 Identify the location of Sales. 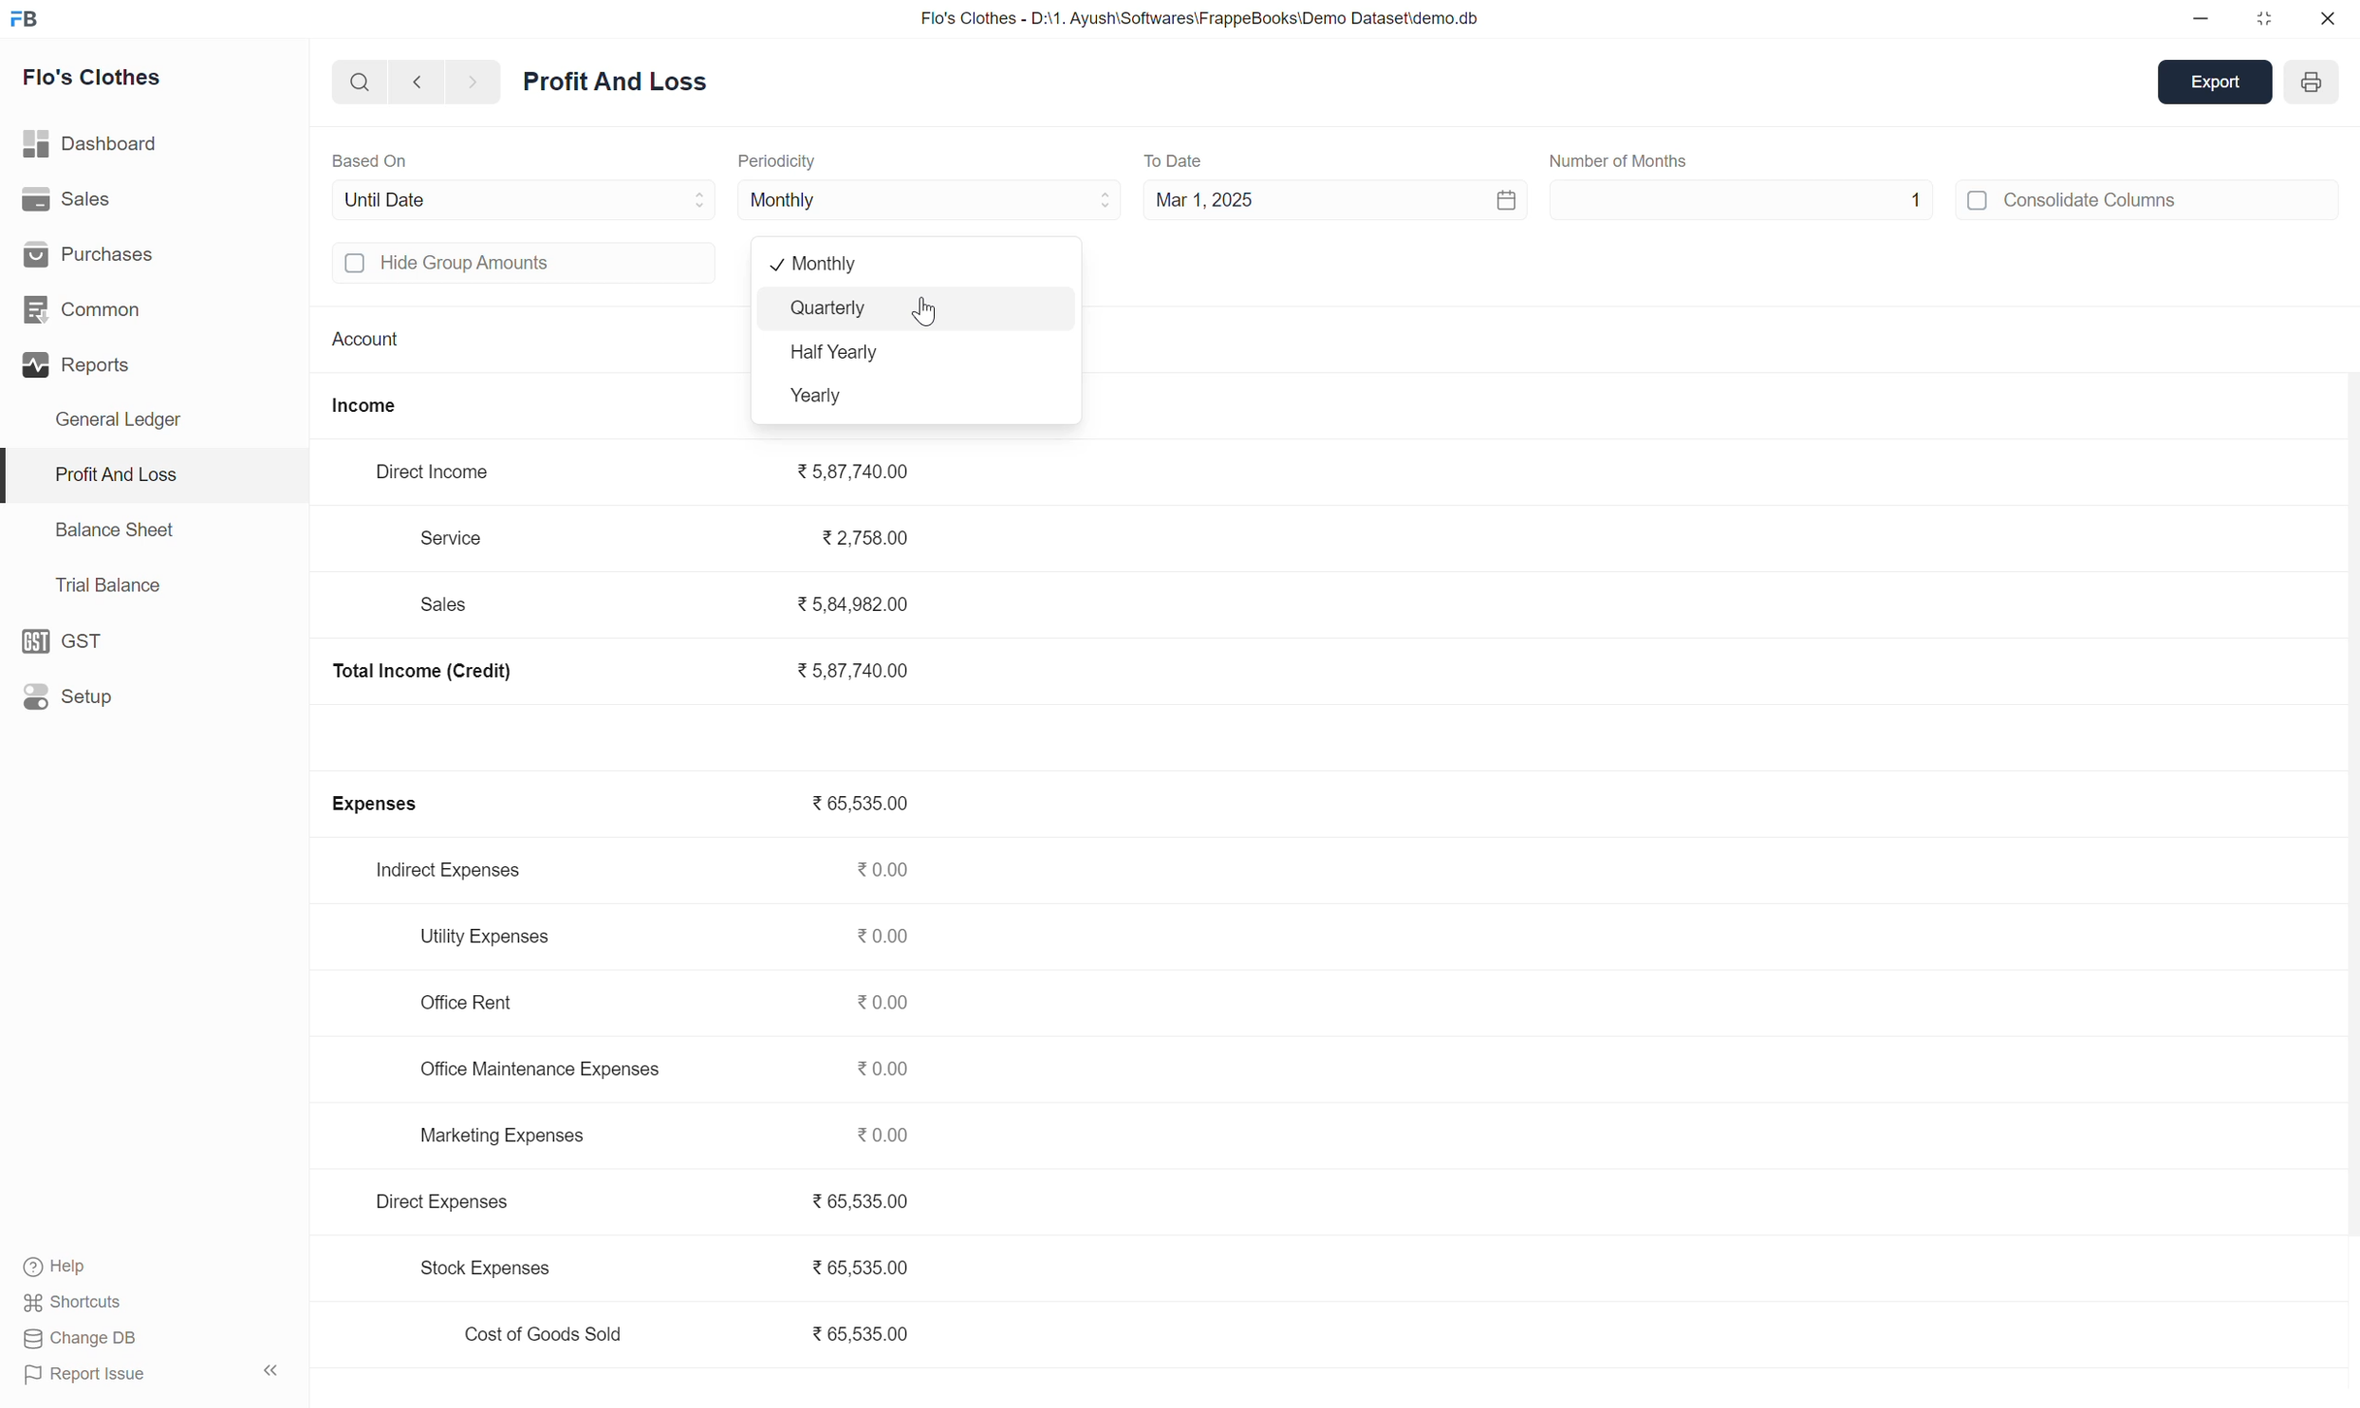
(453, 605).